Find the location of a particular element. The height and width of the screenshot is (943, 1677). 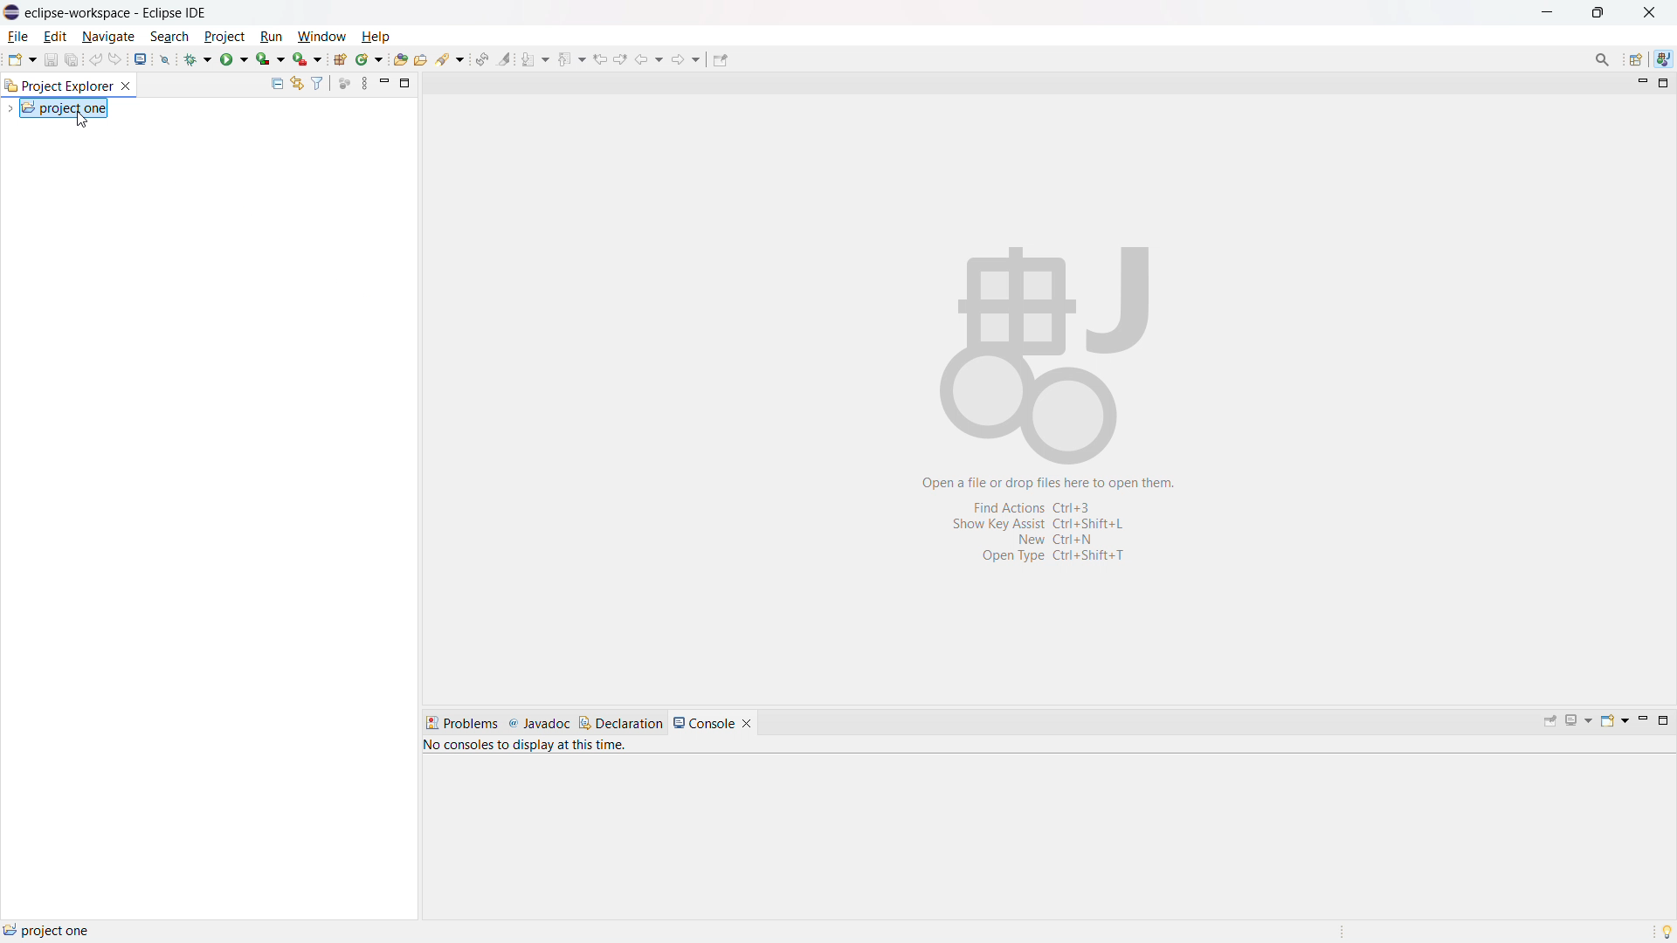

search is located at coordinates (170, 36).